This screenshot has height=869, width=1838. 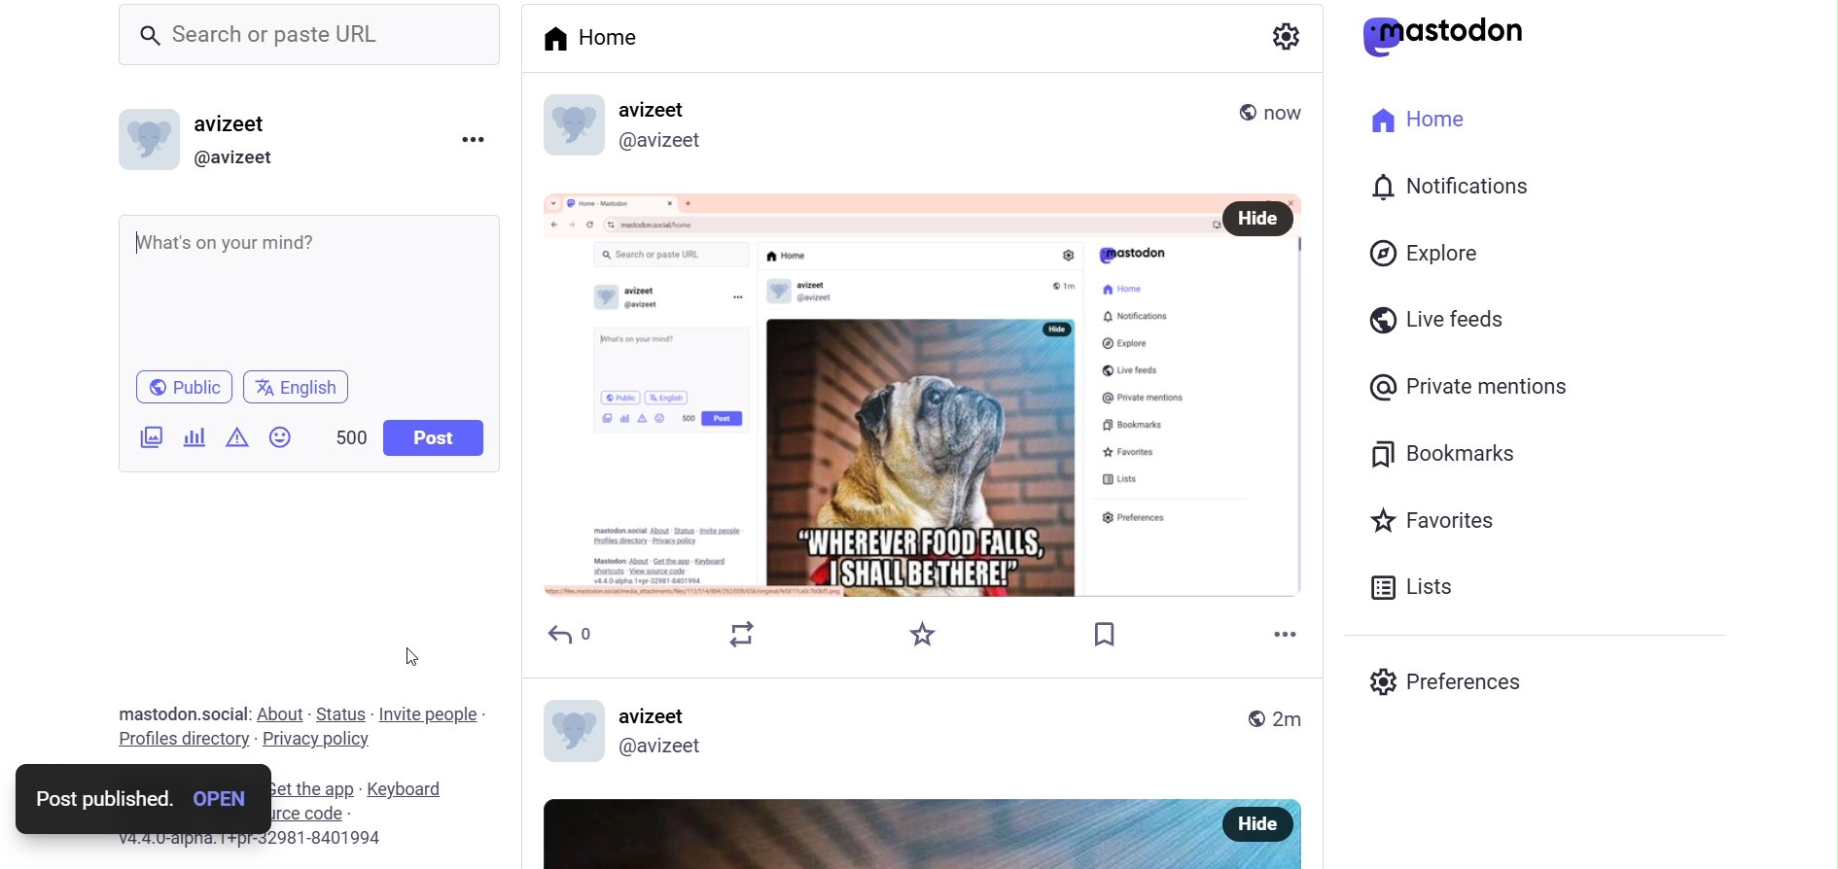 What do you see at coordinates (239, 438) in the screenshot?
I see `content warning` at bounding box center [239, 438].